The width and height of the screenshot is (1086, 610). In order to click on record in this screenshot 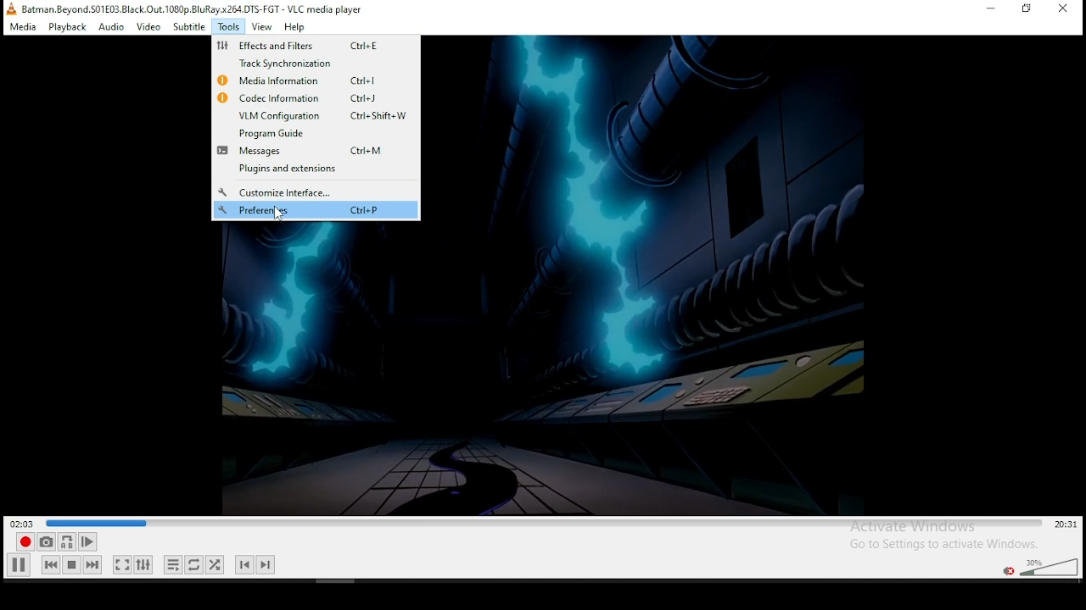, I will do `click(23, 542)`.